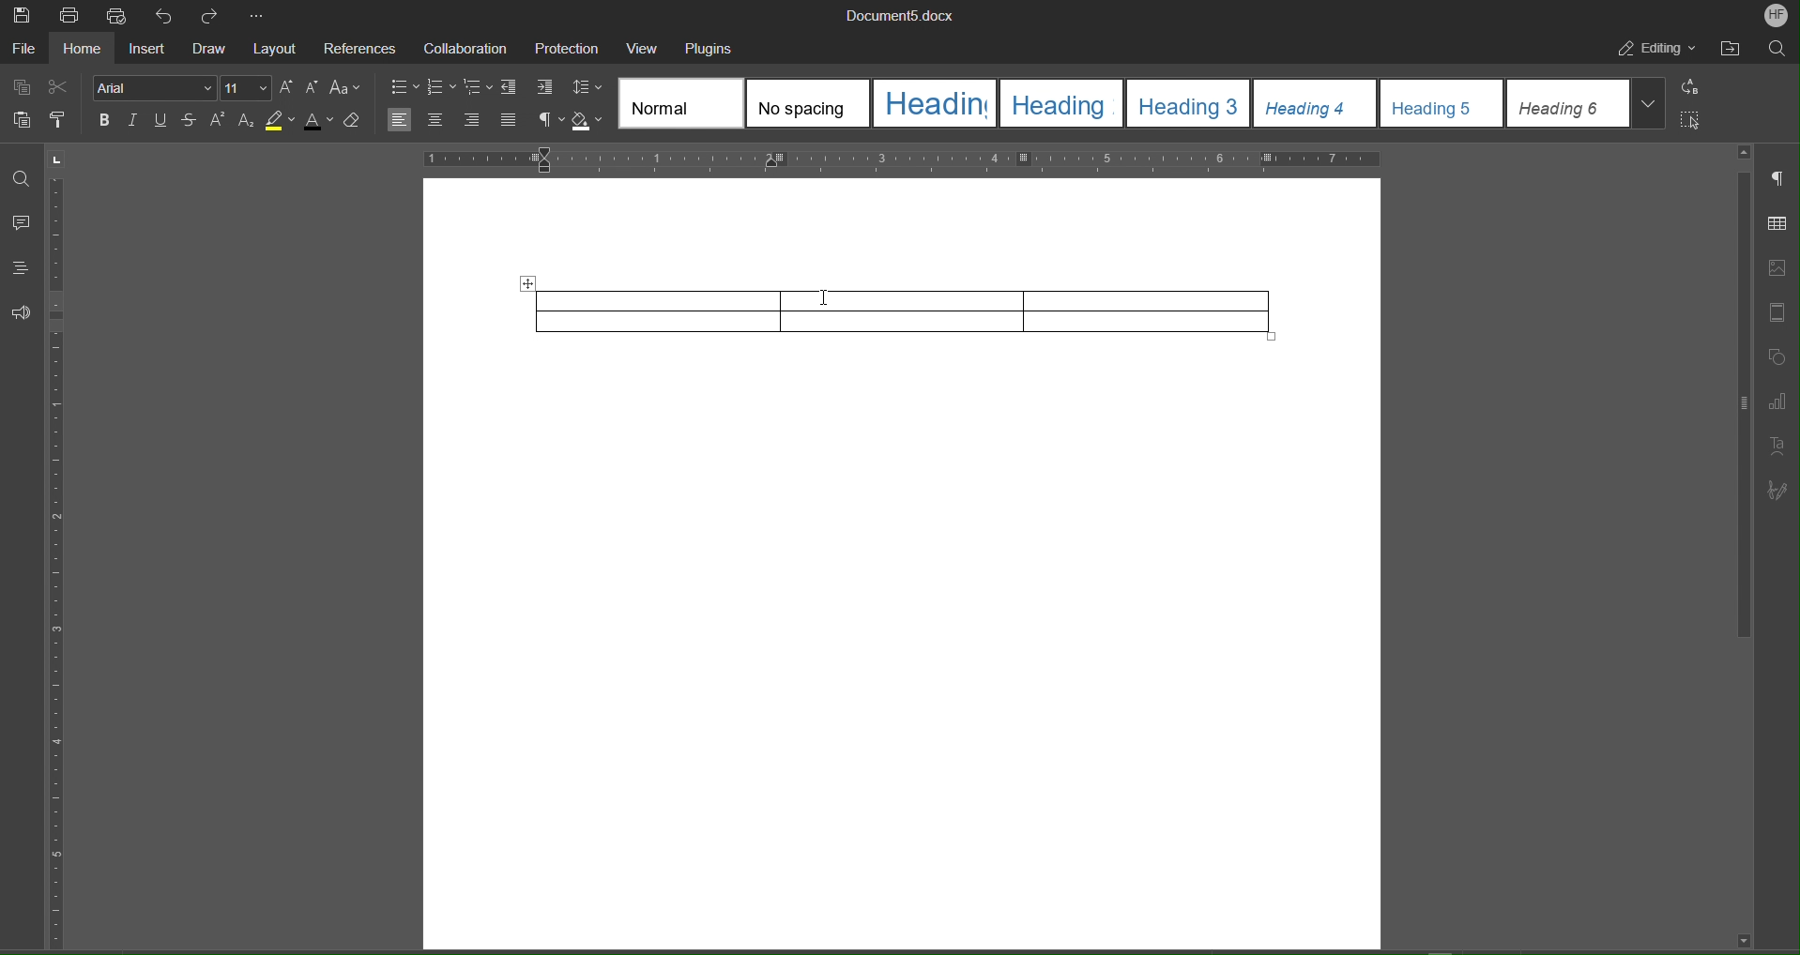 This screenshot has height=955, width=1800. Describe the element at coordinates (465, 49) in the screenshot. I see `Collaboration` at that location.